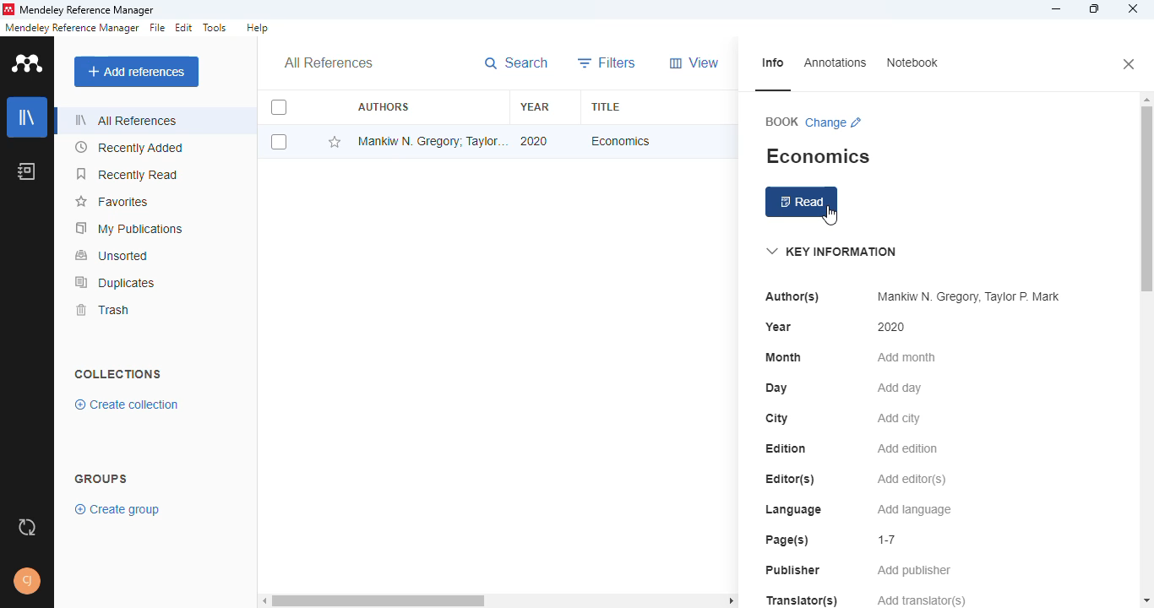  Describe the element at coordinates (912, 63) in the screenshot. I see `notebook` at that location.